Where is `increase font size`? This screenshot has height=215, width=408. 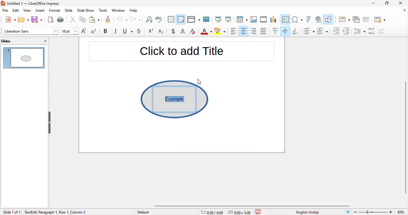 increase font size is located at coordinates (85, 31).